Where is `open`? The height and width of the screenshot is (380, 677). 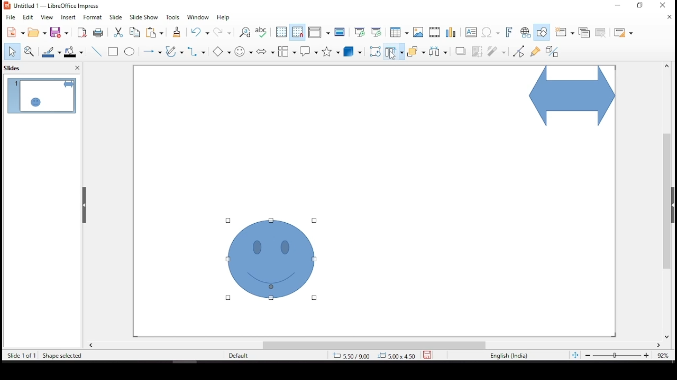
open is located at coordinates (37, 32).